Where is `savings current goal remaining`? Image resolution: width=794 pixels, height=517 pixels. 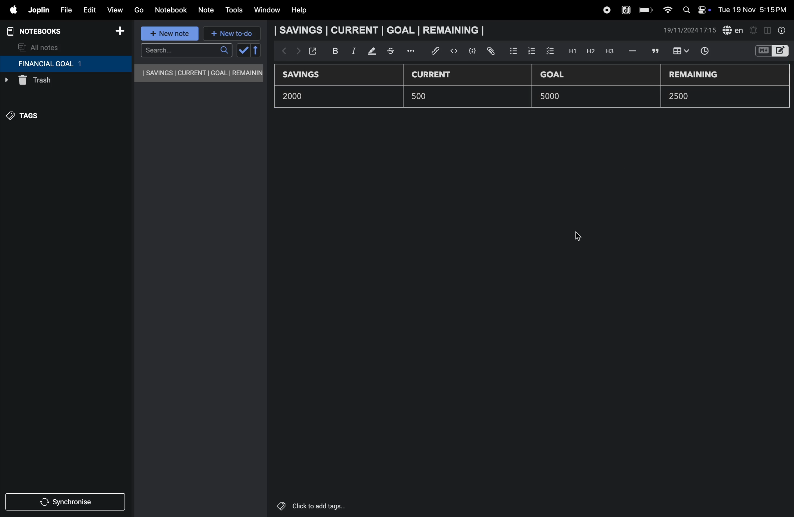
savings current goal remaining is located at coordinates (200, 73).